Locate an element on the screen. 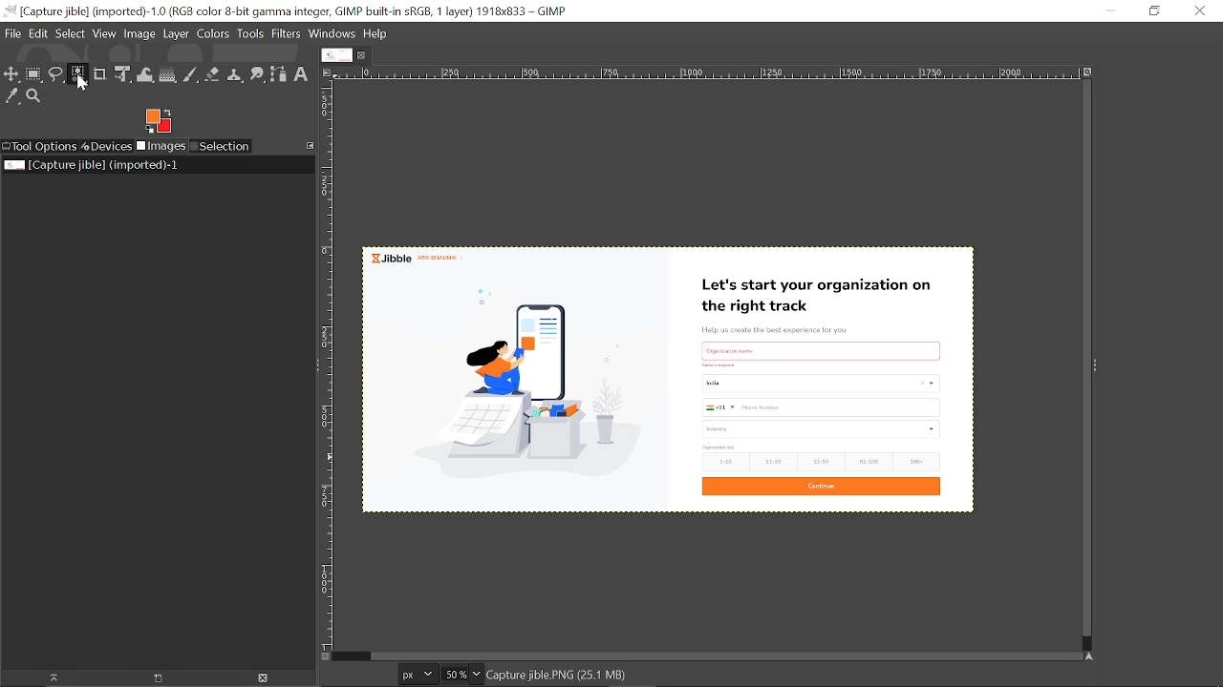 The image size is (1223, 687). Image is located at coordinates (140, 34).